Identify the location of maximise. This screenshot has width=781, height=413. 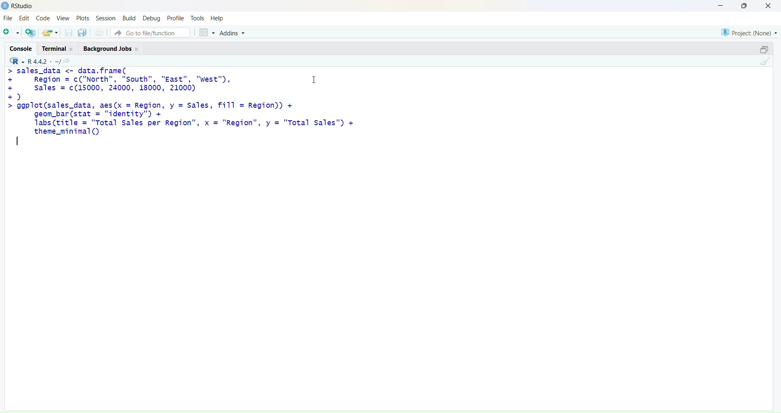
(746, 6).